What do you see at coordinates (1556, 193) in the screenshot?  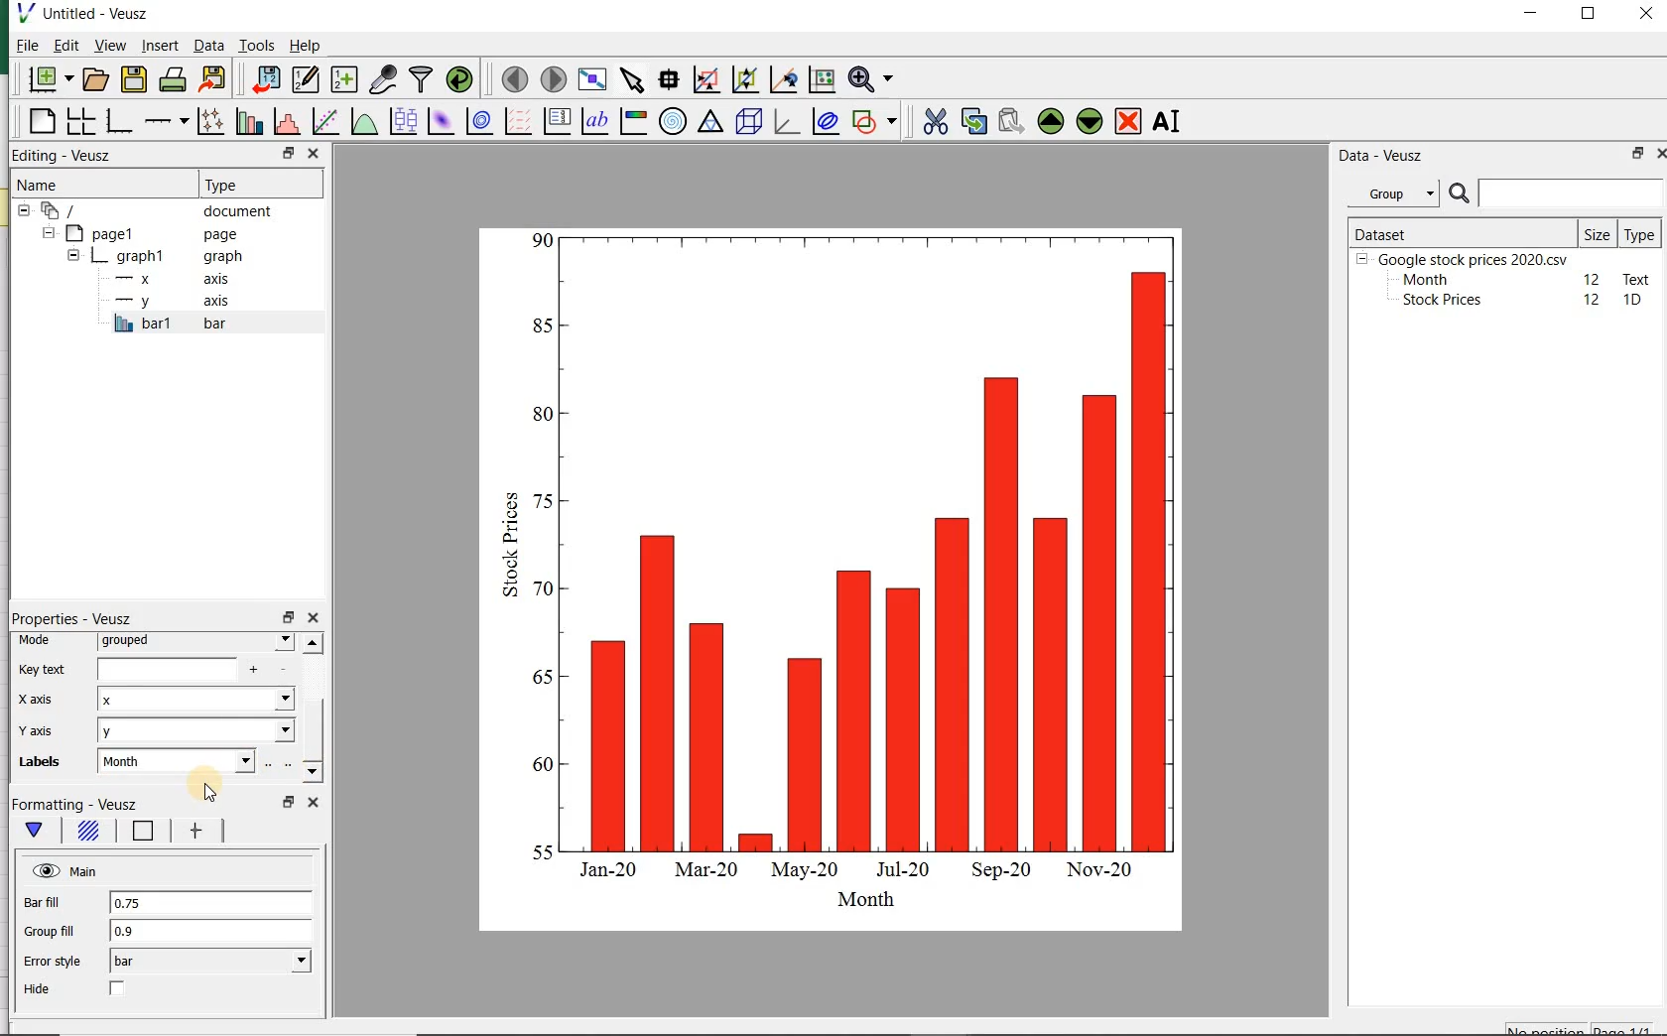 I see `SEARCH DATASET` at bounding box center [1556, 193].